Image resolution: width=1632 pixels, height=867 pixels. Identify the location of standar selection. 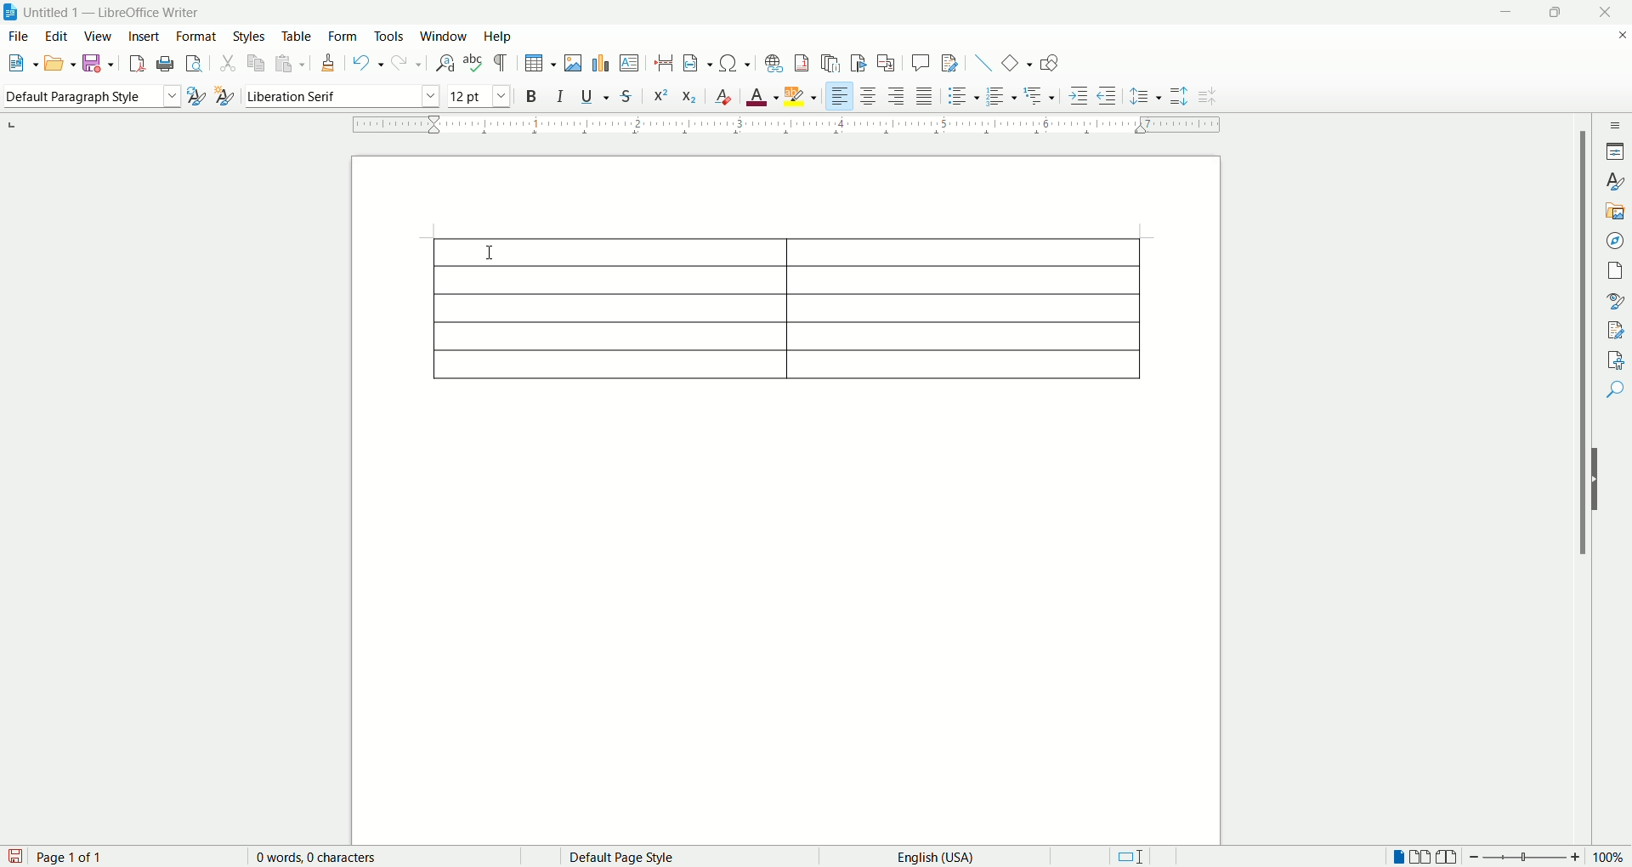
(1134, 857).